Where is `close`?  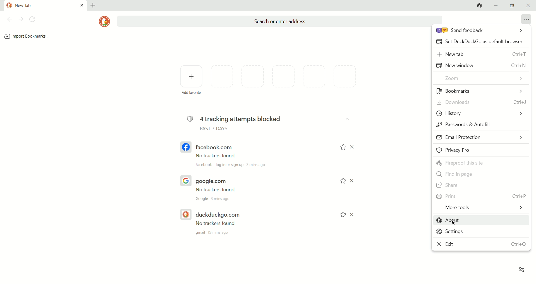 close is located at coordinates (353, 181).